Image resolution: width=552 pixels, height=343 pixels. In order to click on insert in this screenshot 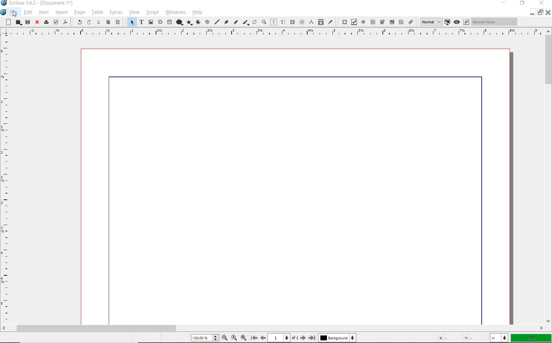, I will do `click(61, 12)`.